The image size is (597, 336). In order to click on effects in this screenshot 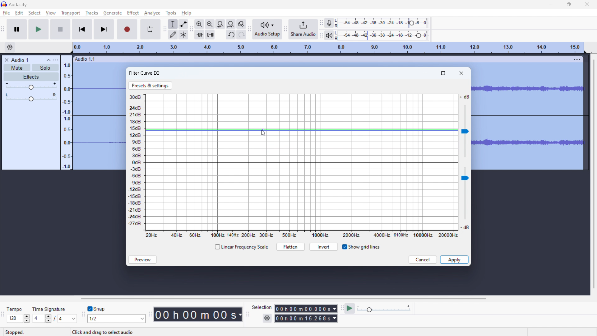, I will do `click(31, 77)`.